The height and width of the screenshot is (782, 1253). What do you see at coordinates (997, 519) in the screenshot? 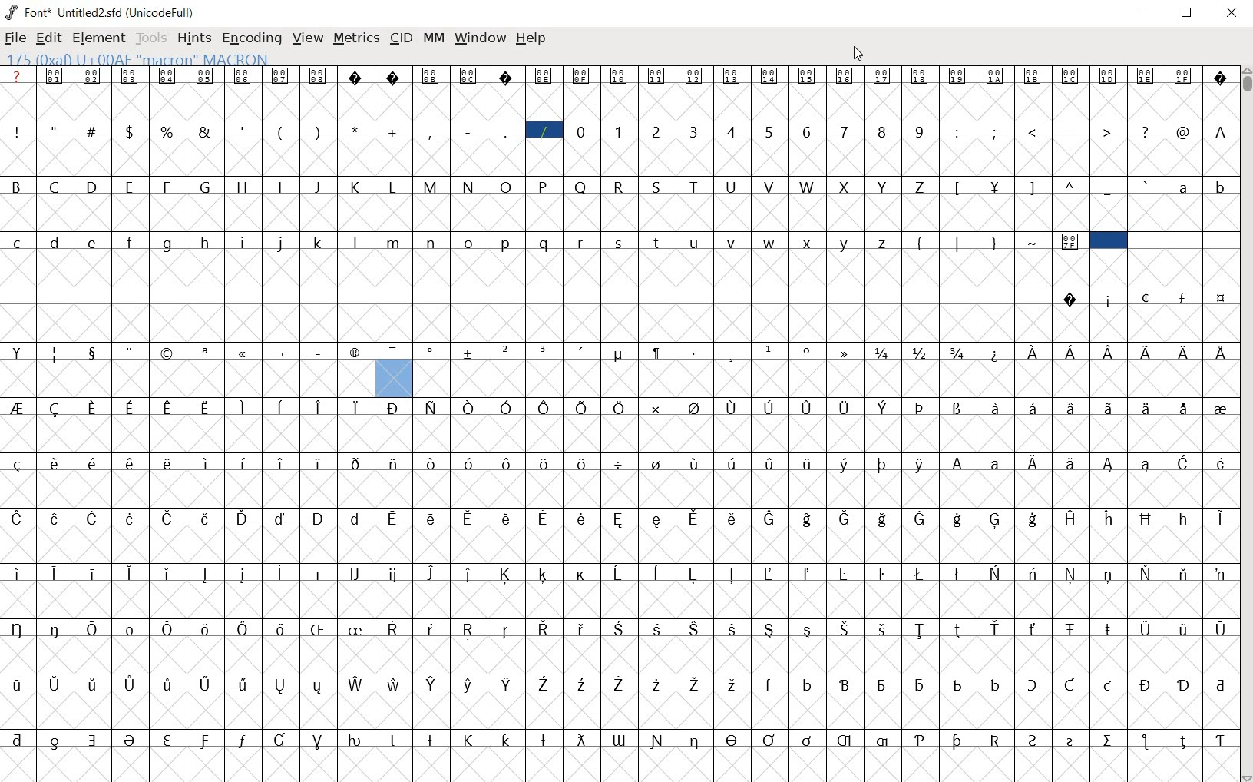
I see `Symbol` at bounding box center [997, 519].